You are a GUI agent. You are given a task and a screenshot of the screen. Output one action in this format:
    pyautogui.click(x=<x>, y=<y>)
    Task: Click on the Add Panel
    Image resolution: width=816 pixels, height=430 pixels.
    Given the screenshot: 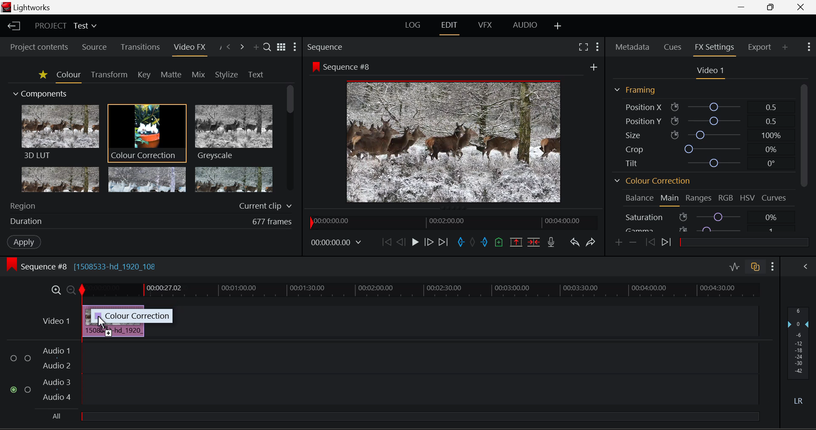 What is the action you would take?
    pyautogui.click(x=785, y=46)
    